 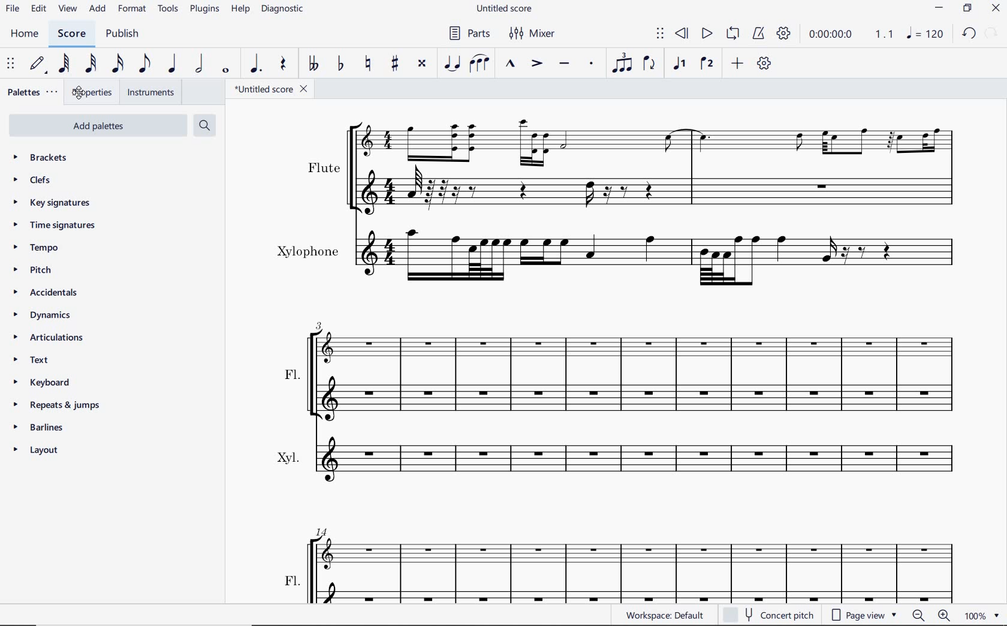 I want to click on WORKSPACE: DEFAULT, so click(x=664, y=616).